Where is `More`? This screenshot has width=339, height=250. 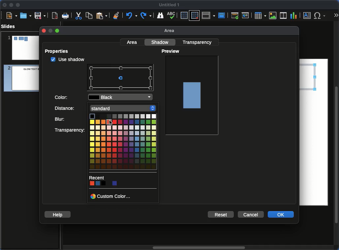
More is located at coordinates (336, 16).